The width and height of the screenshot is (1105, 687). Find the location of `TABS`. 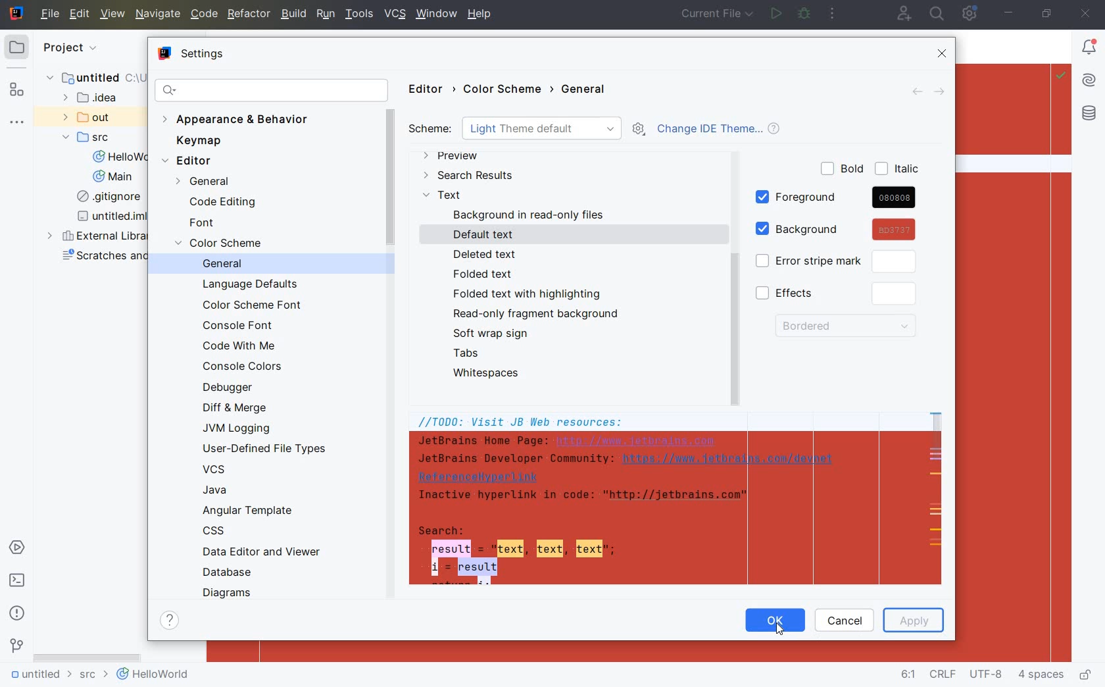

TABS is located at coordinates (468, 353).